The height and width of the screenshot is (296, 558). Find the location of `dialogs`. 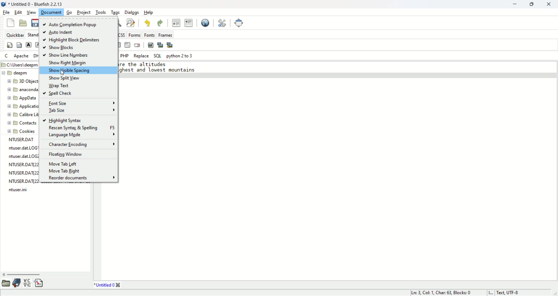

dialogs is located at coordinates (133, 13).